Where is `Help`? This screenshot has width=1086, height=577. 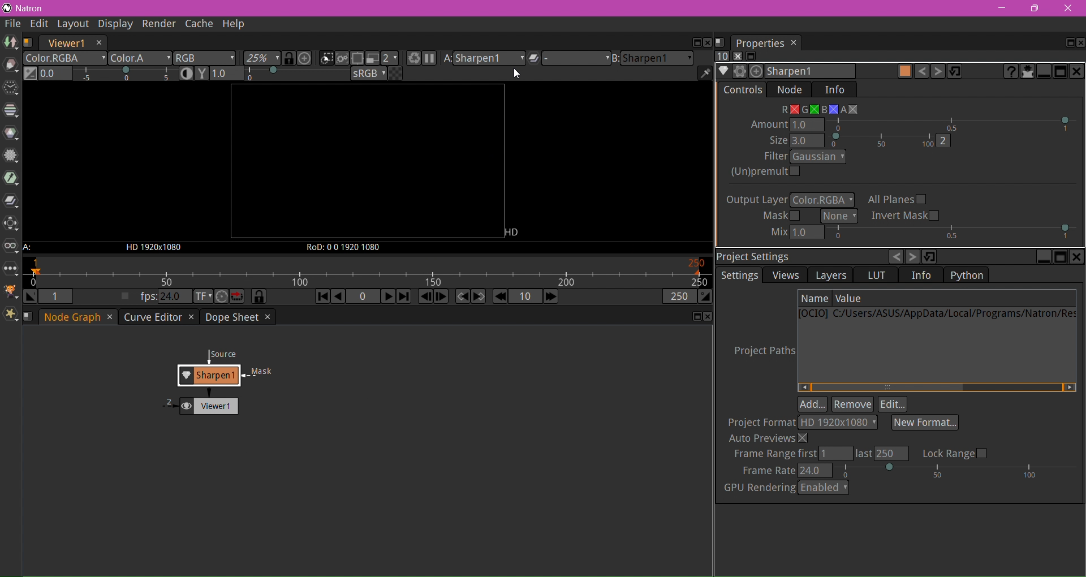
Help is located at coordinates (235, 24).